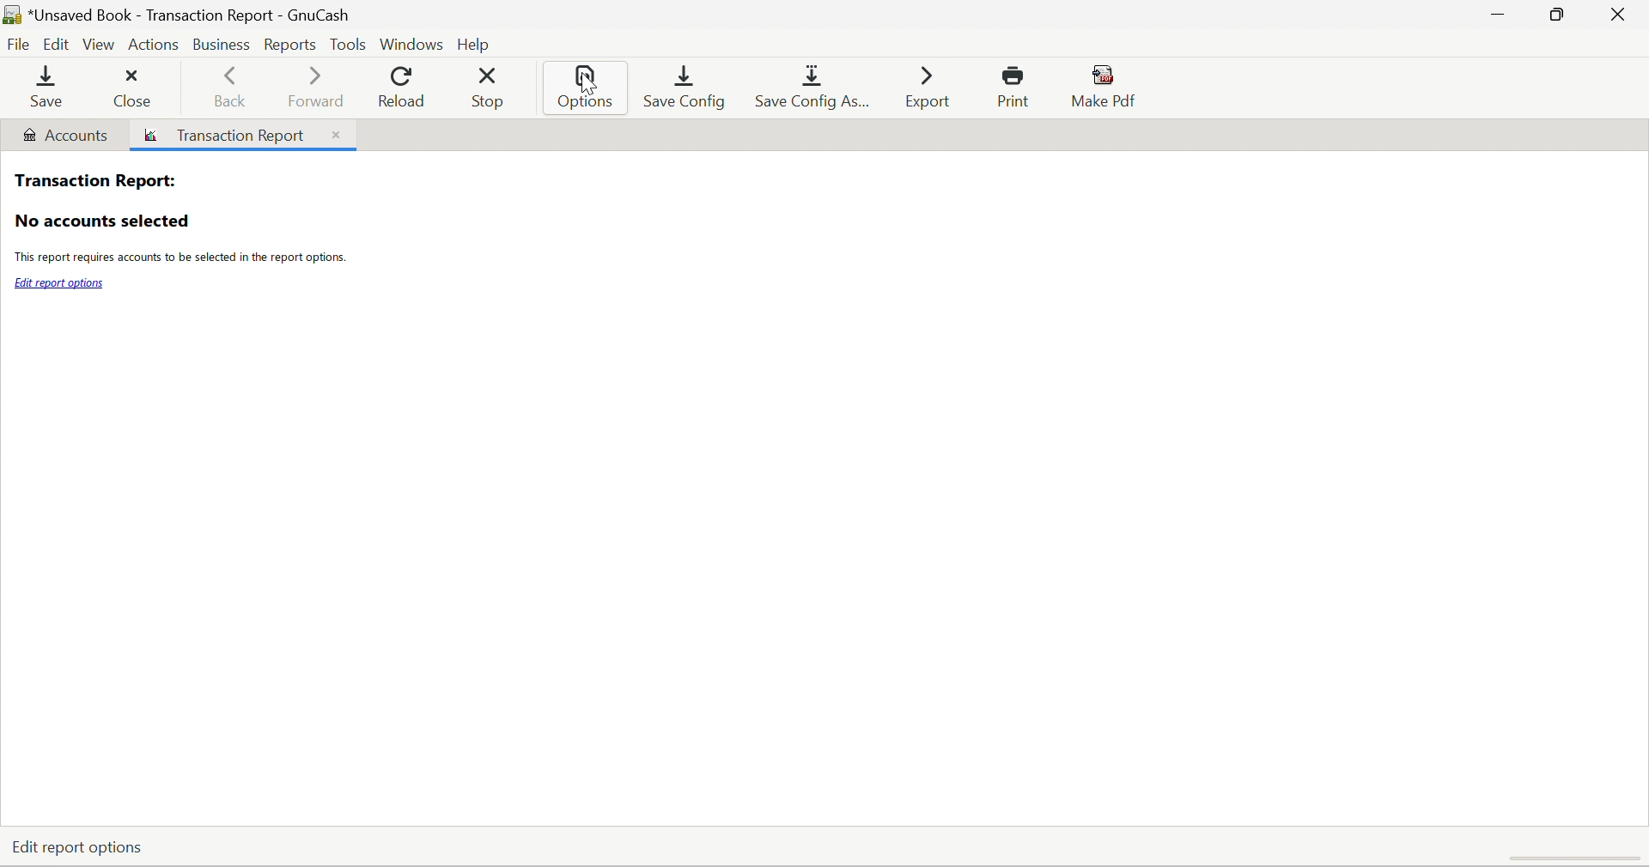 The height and width of the screenshot is (867, 1649). Describe the element at coordinates (410, 43) in the screenshot. I see `Windows` at that location.